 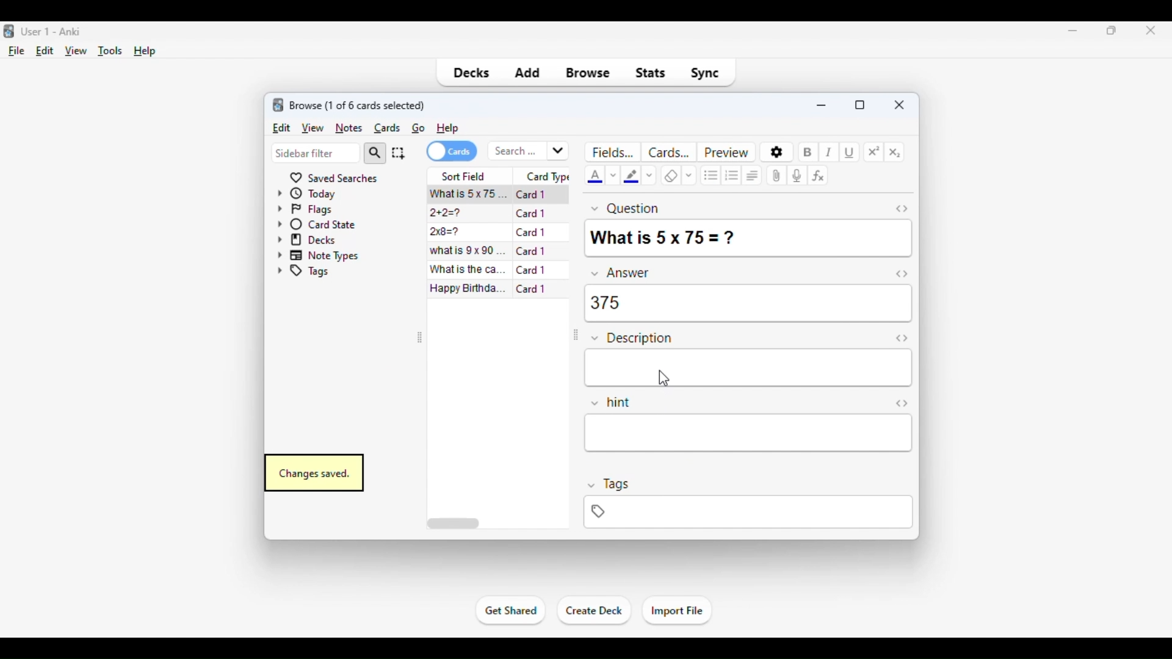 What do you see at coordinates (306, 240) in the screenshot?
I see `decks` at bounding box center [306, 240].